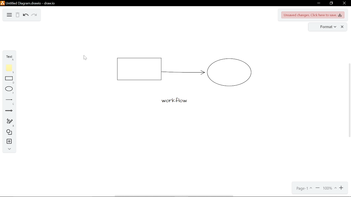 This screenshot has height=197, width=351. Describe the element at coordinates (10, 90) in the screenshot. I see `ellipse` at that location.